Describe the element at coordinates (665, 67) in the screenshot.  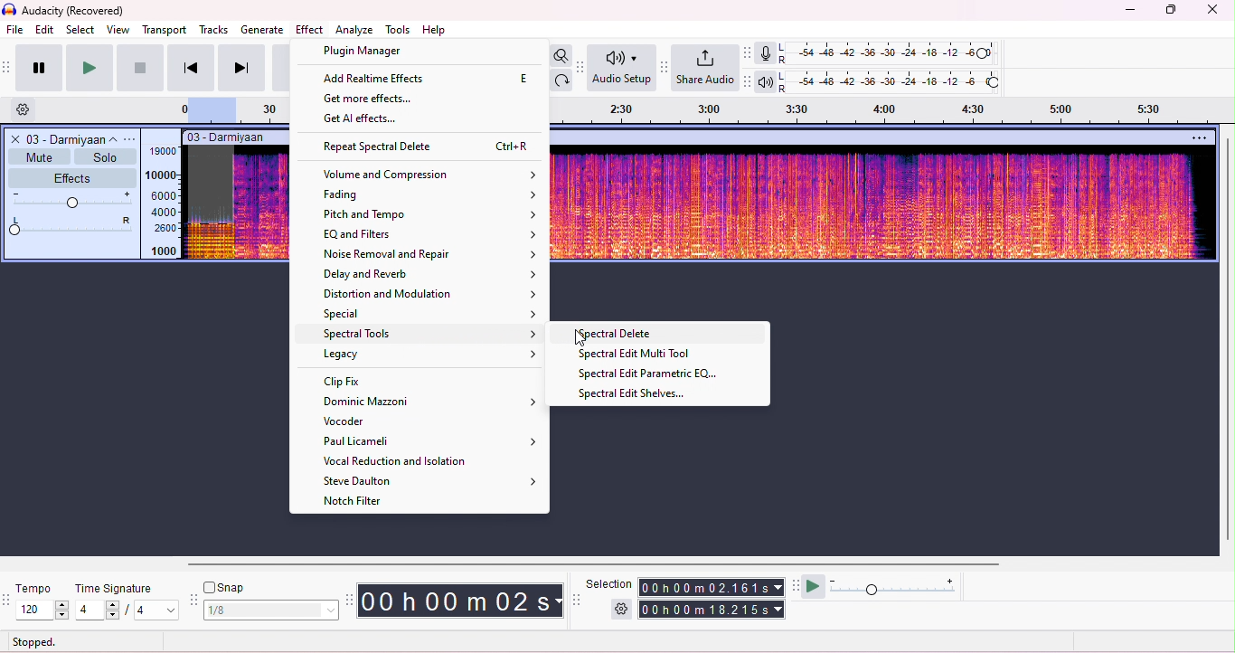
I see `share audio tool bar` at that location.